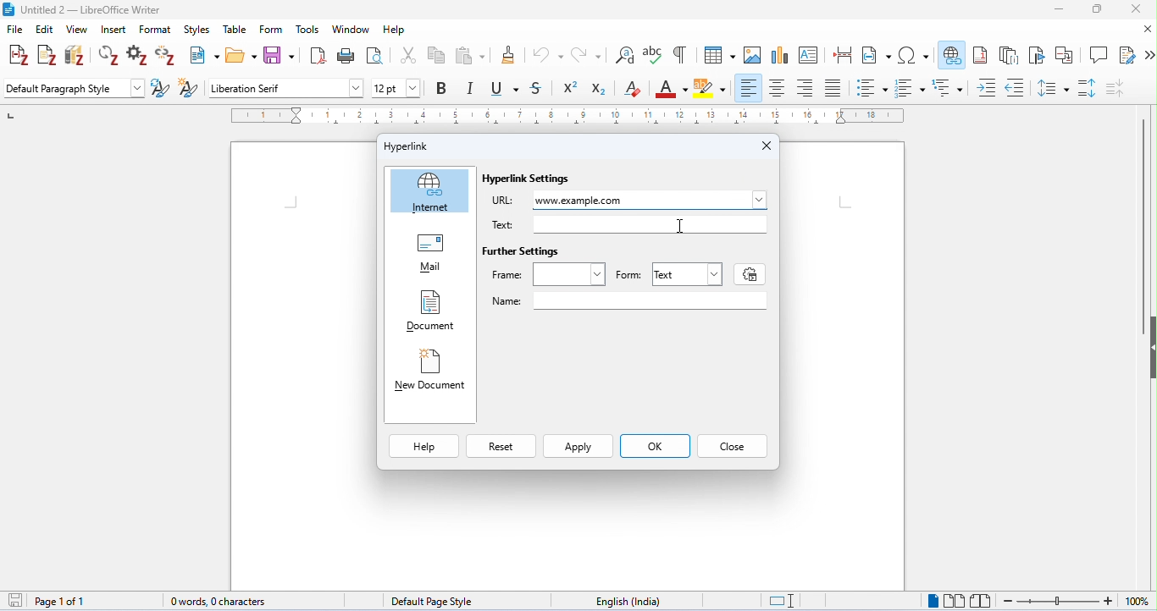 Image resolution: width=1157 pixels, height=611 pixels. I want to click on subscript, so click(601, 88).